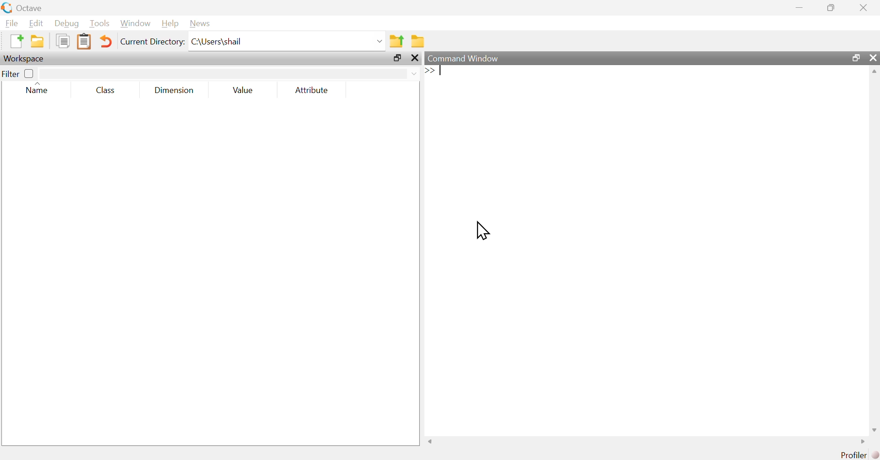 The height and width of the screenshot is (460, 880). Describe the element at coordinates (313, 91) in the screenshot. I see `Attribute` at that location.